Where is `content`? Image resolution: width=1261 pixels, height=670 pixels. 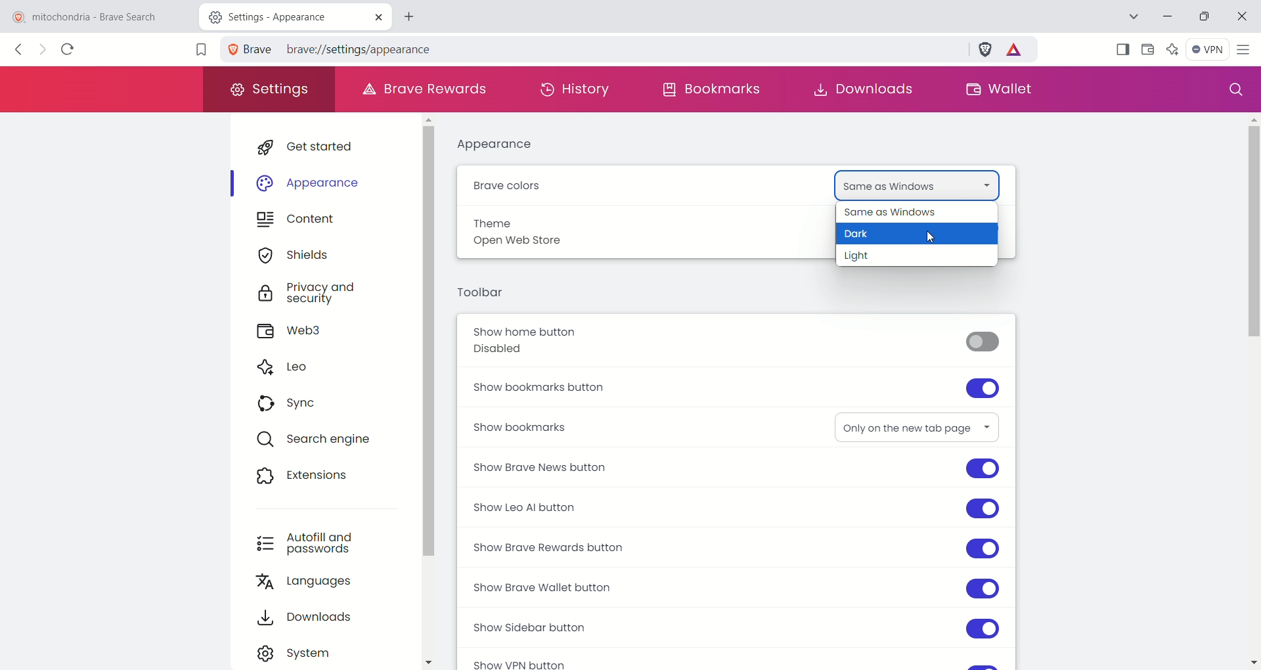 content is located at coordinates (302, 222).